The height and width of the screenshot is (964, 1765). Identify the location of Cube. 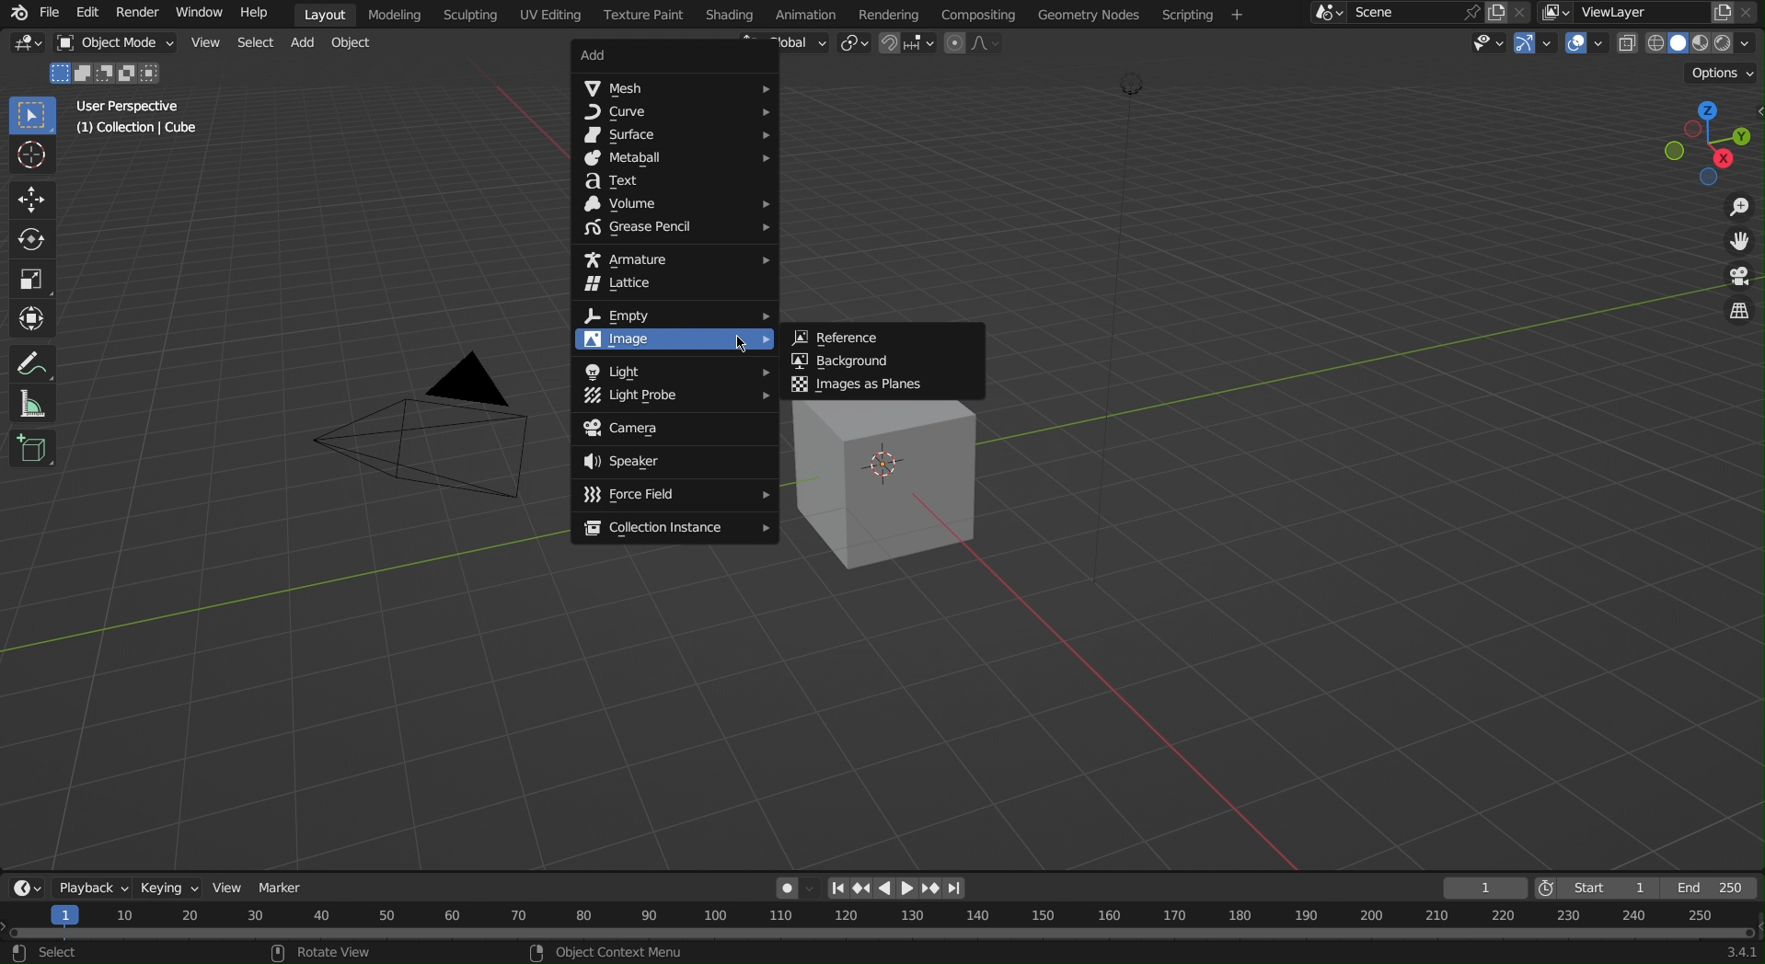
(892, 486).